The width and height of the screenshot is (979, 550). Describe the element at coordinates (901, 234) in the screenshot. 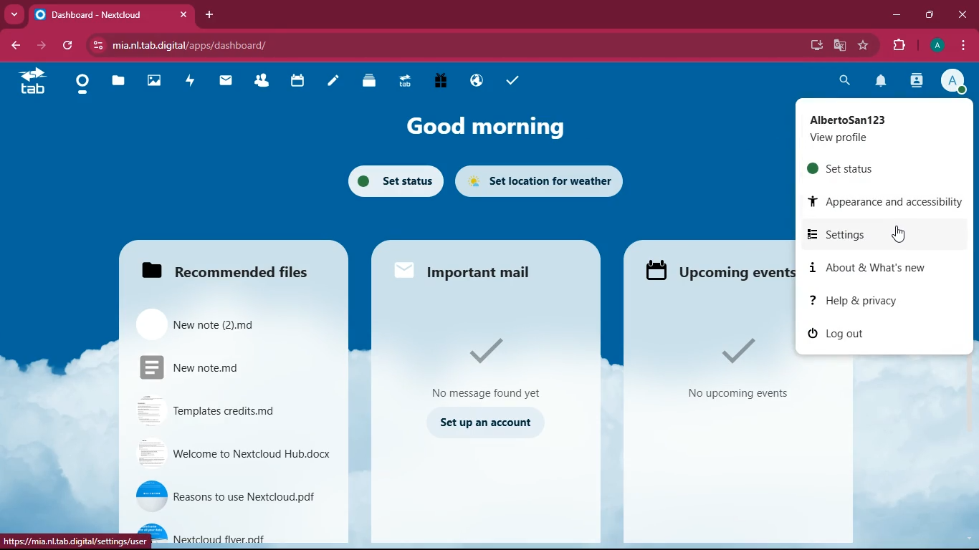

I see `Cursor` at that location.